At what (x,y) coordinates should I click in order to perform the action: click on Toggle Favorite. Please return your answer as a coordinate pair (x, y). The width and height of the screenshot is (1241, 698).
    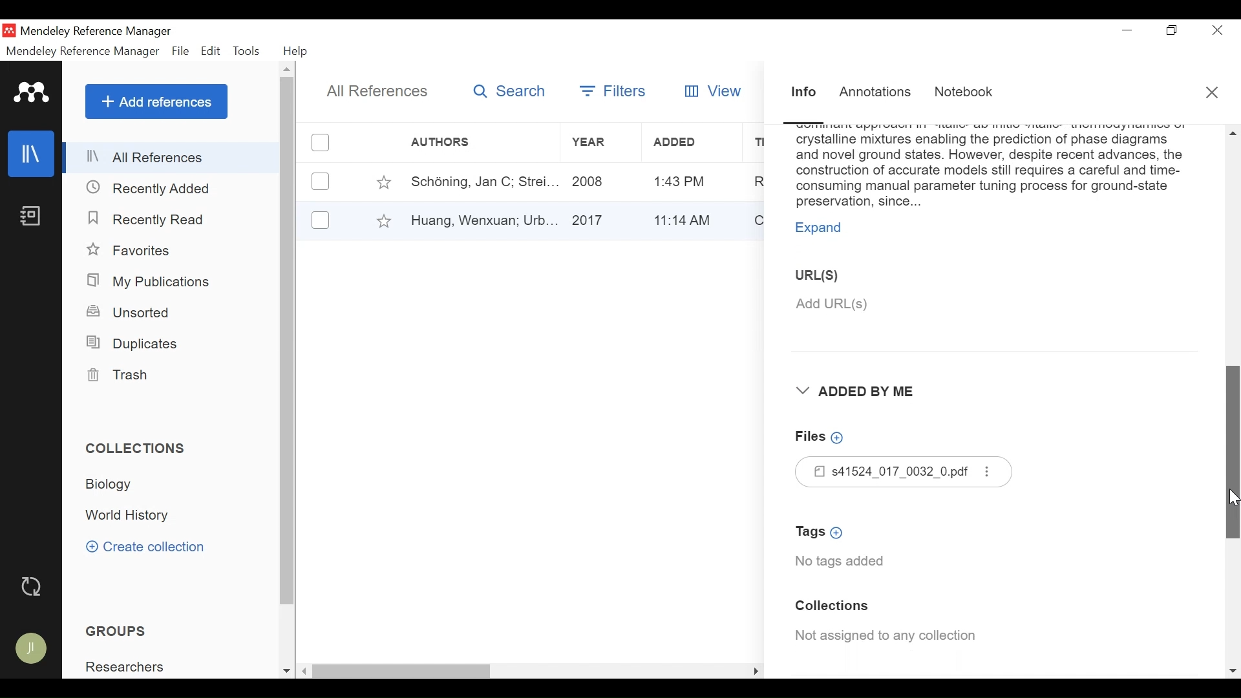
    Looking at the image, I should click on (383, 182).